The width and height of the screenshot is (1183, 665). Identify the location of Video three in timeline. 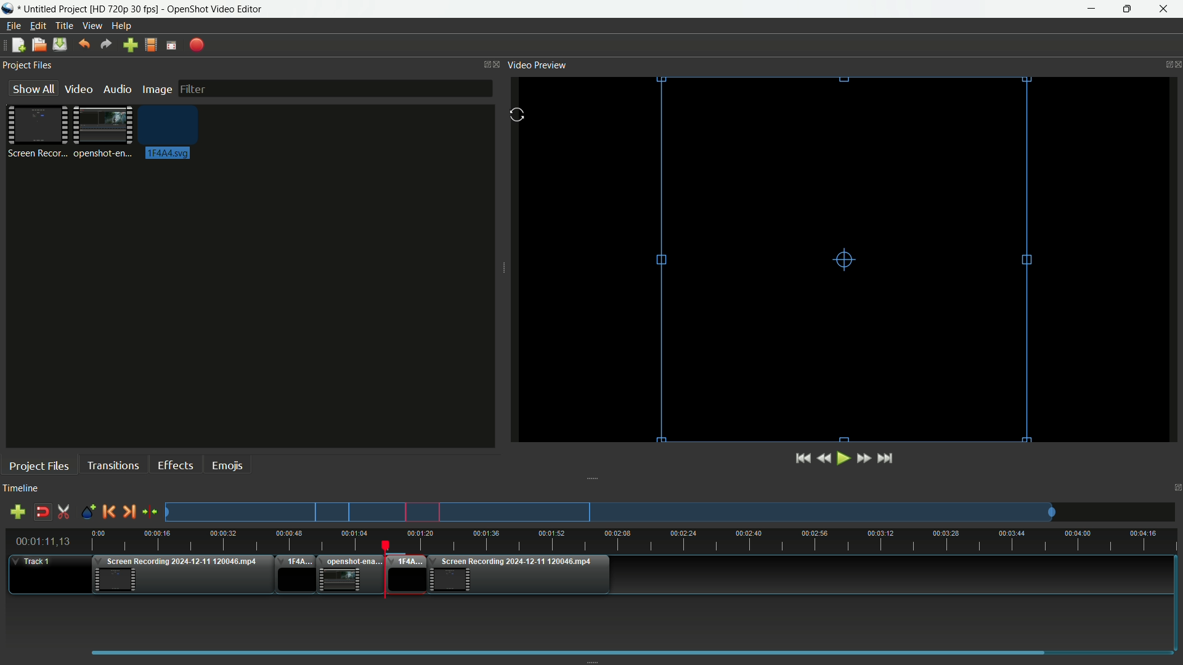
(522, 575).